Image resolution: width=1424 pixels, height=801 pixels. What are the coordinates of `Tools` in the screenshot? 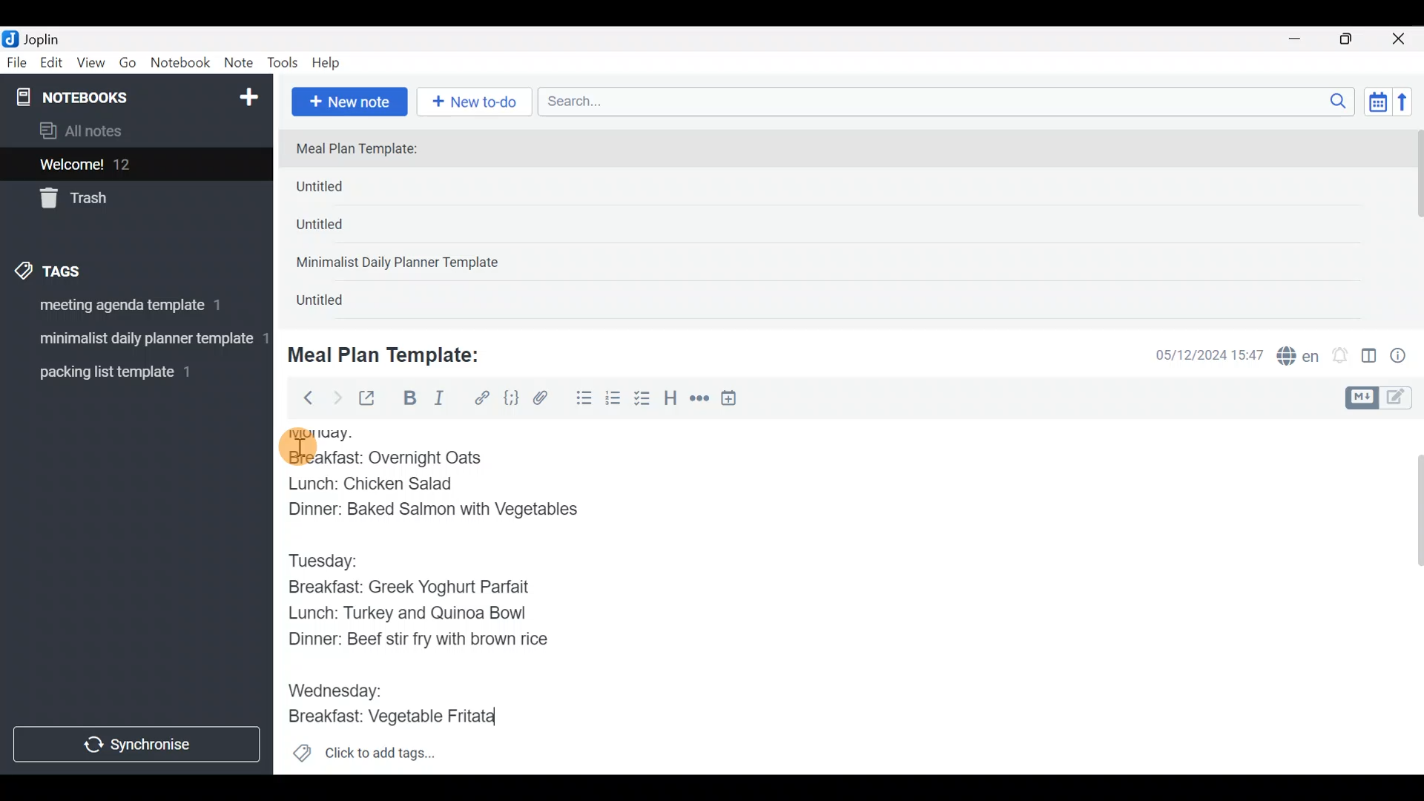 It's located at (283, 64).